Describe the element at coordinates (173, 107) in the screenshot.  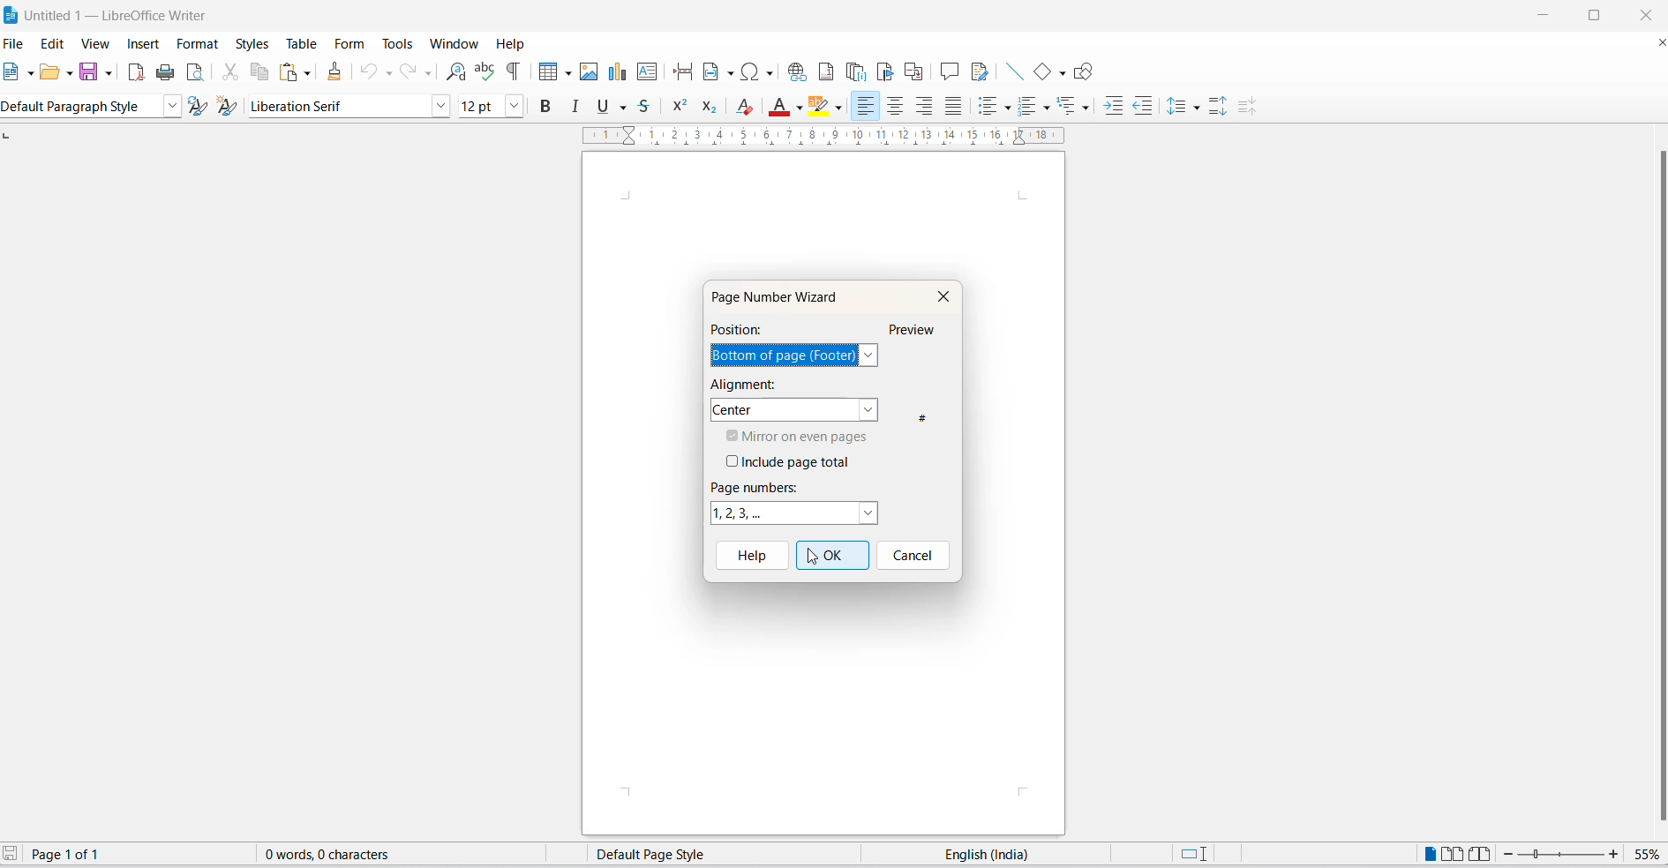
I see `paragraph styles options` at that location.